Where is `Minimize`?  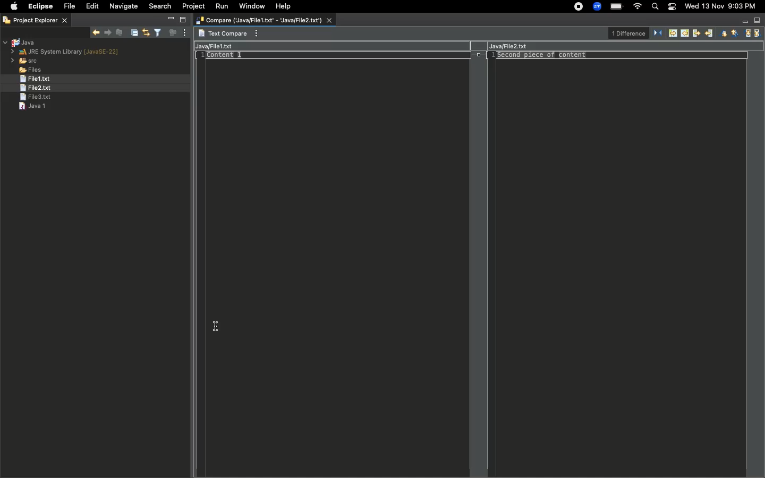 Minimize is located at coordinates (171, 19).